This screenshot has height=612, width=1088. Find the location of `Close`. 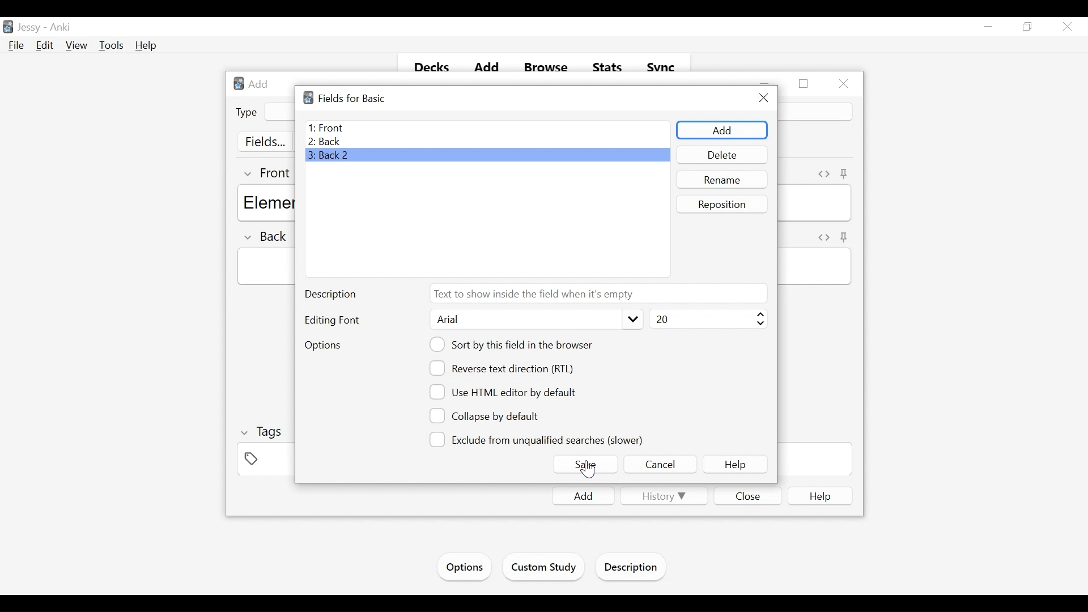

Close is located at coordinates (1066, 28).